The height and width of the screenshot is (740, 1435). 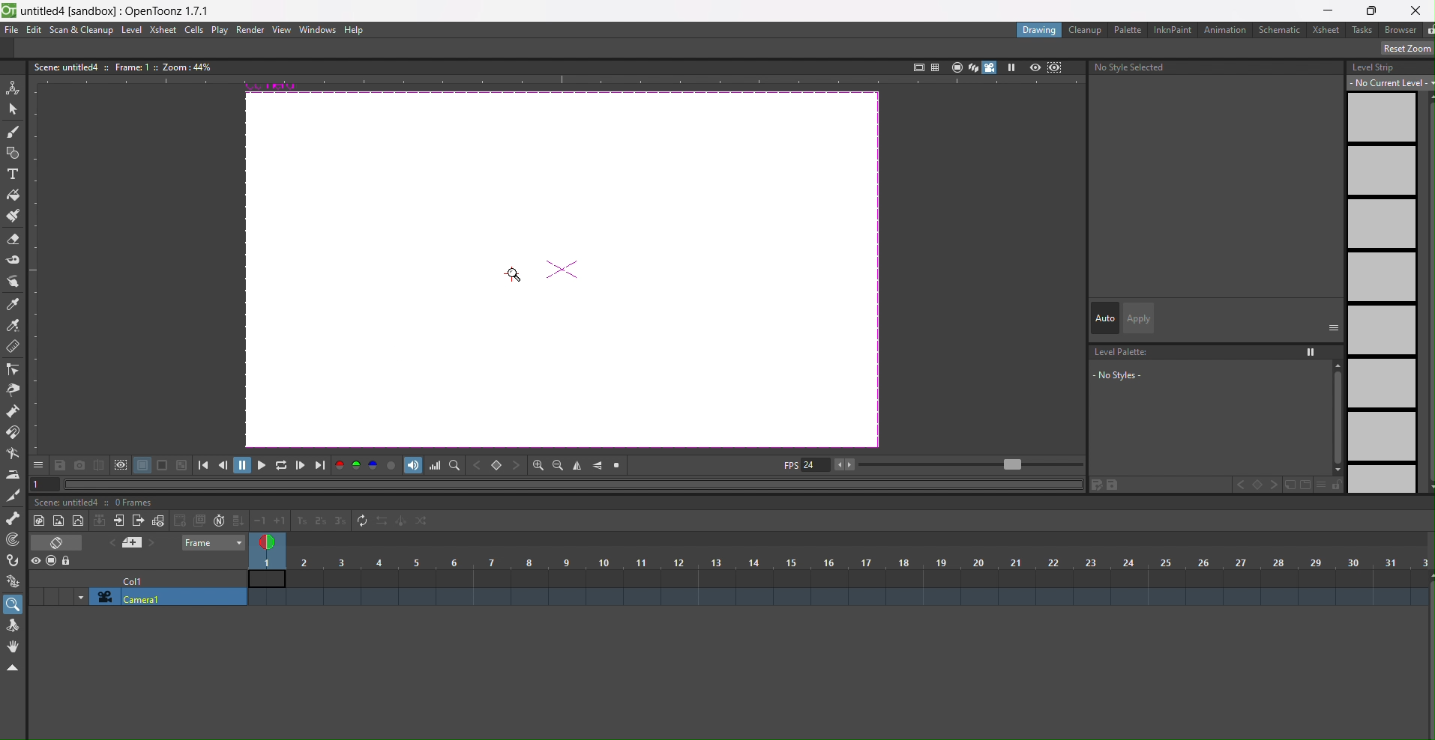 I want to click on no style selected, so click(x=1130, y=70).